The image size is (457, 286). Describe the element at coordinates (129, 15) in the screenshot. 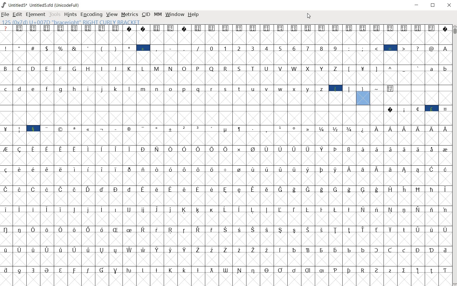

I see `METRICS` at that location.